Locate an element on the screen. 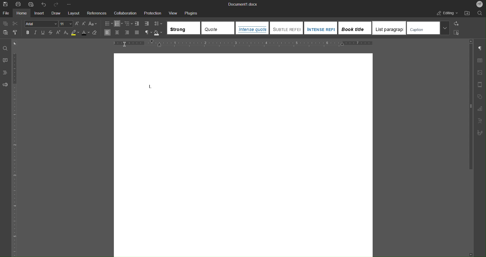 This screenshot has height=257, width=486. Heading 3 is located at coordinates (321, 27).